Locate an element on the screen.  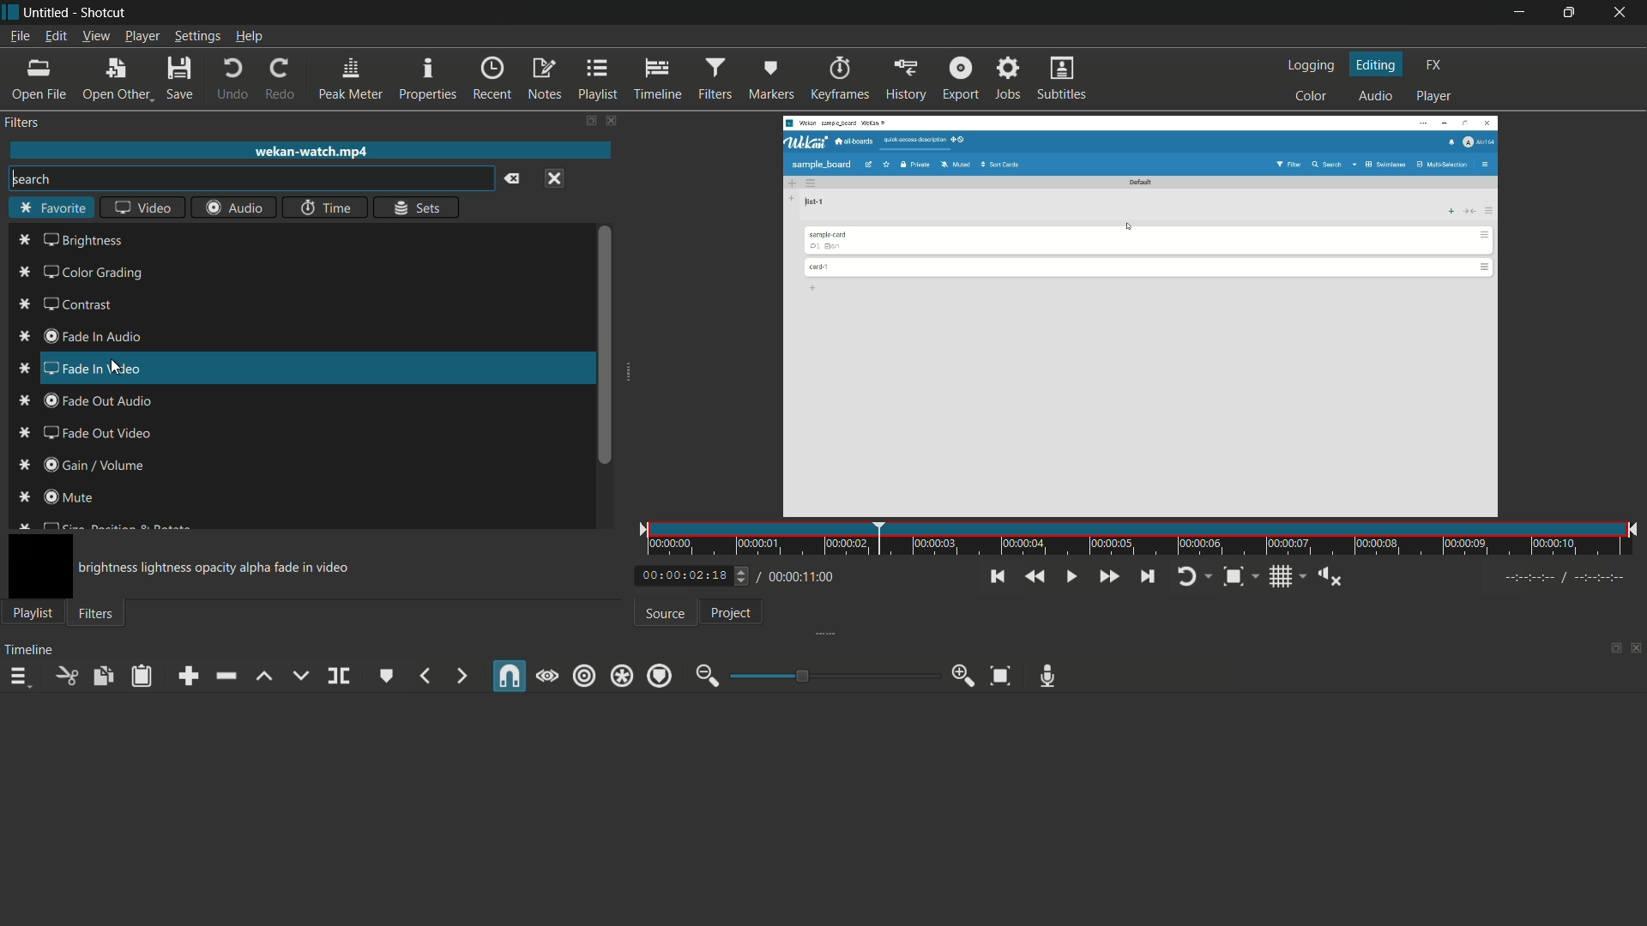
expand is located at coordinates (832, 632).